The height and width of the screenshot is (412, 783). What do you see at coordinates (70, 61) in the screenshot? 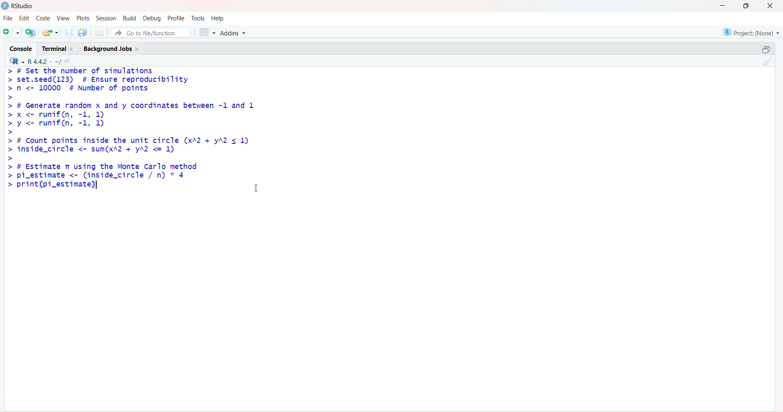
I see `View the current working directory` at bounding box center [70, 61].